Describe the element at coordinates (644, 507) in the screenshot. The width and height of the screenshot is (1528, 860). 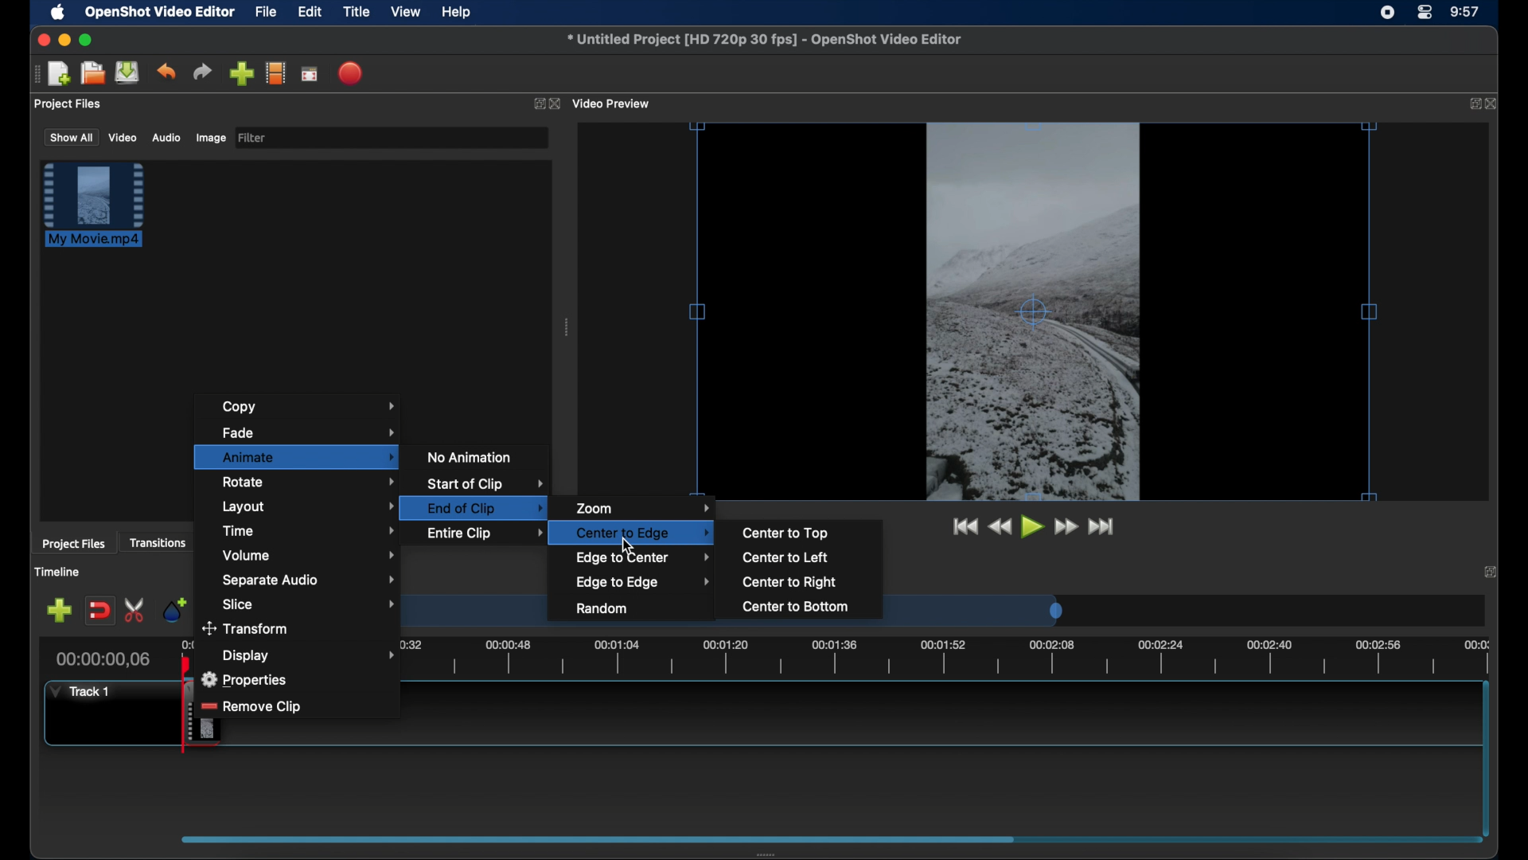
I see `zoom menu` at that location.